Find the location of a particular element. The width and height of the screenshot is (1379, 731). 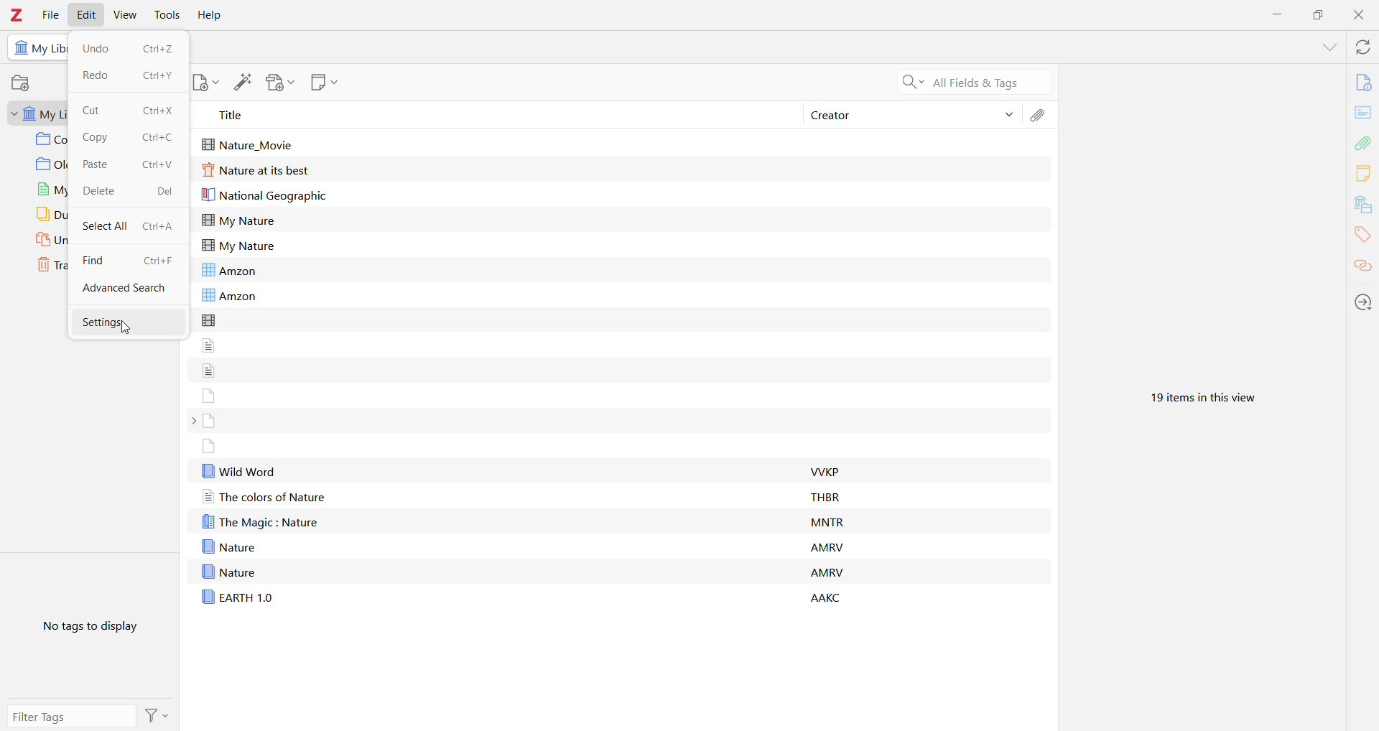

New Collection is located at coordinates (24, 83).